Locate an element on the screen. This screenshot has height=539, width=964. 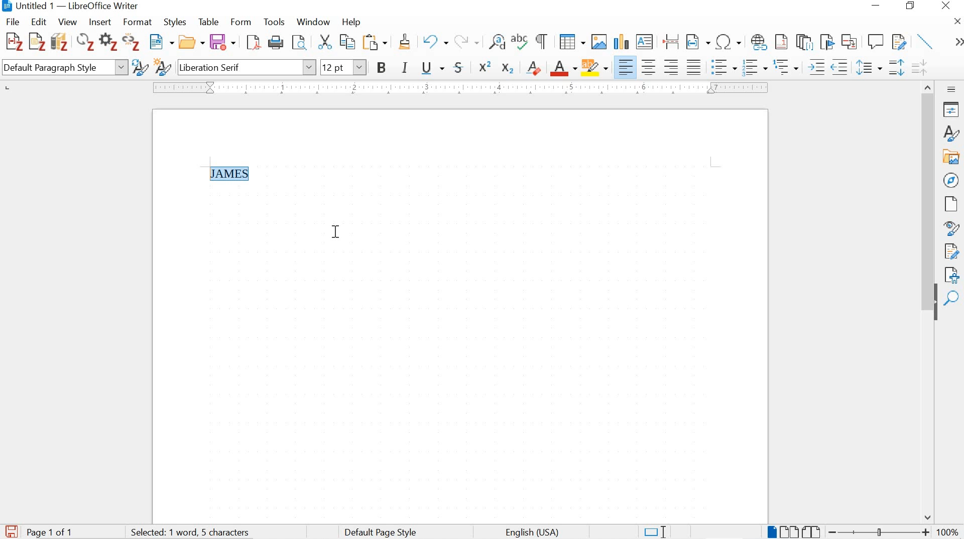
decrease indent is located at coordinates (841, 67).